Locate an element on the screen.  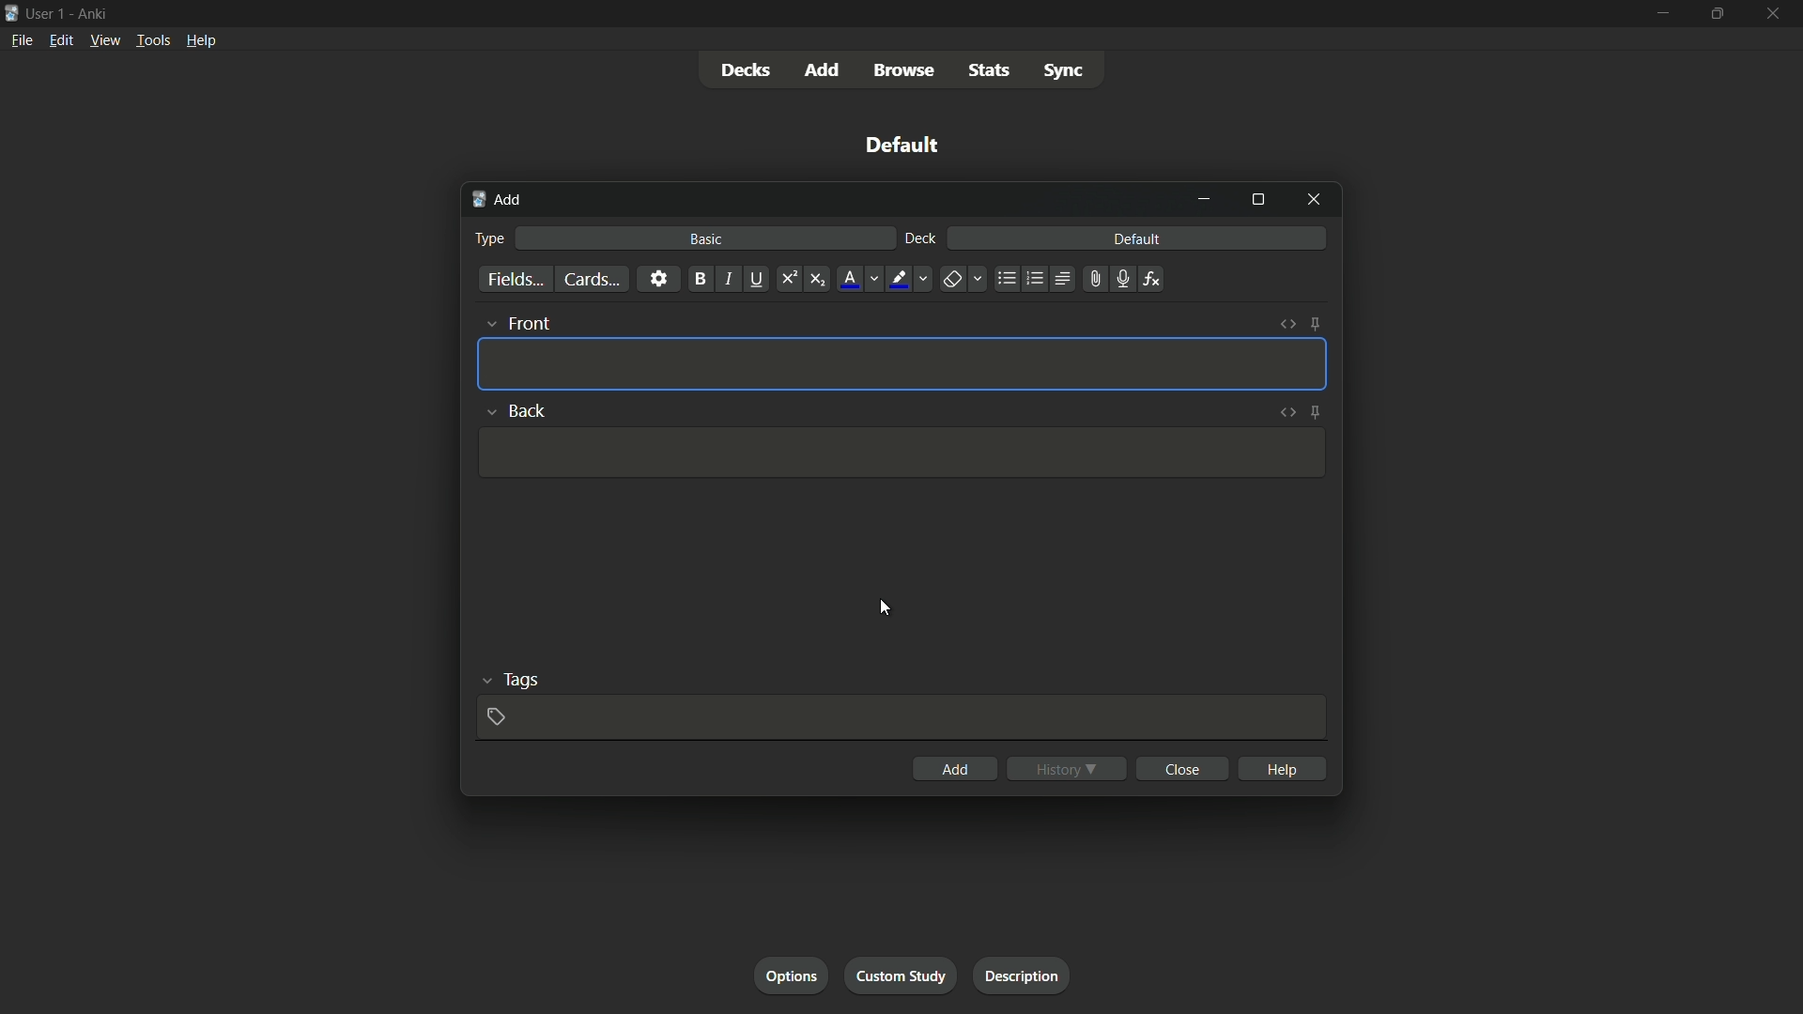
remove formatting is located at coordinates (961, 279).